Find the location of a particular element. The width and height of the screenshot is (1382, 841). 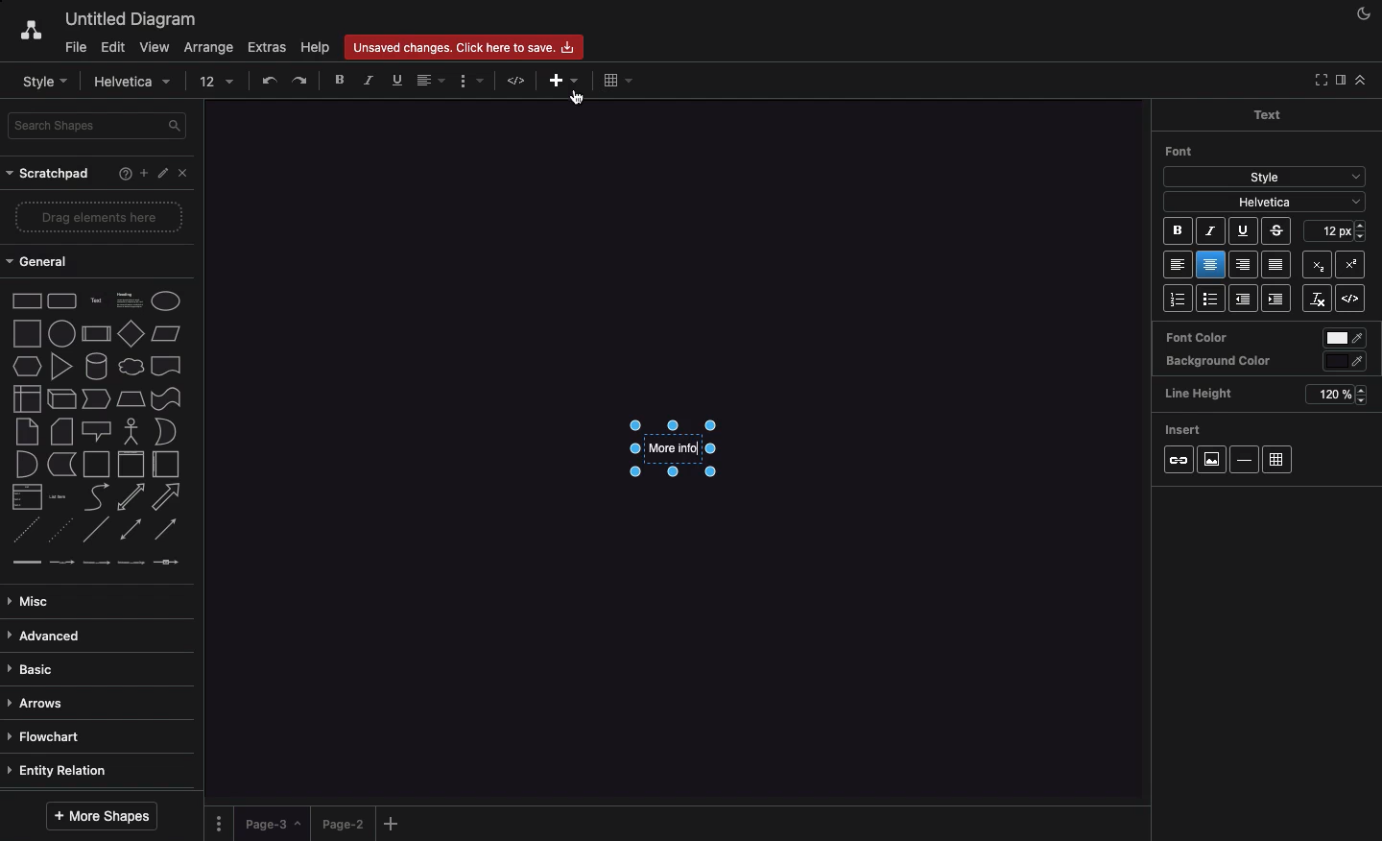

Collapse is located at coordinates (1318, 81).